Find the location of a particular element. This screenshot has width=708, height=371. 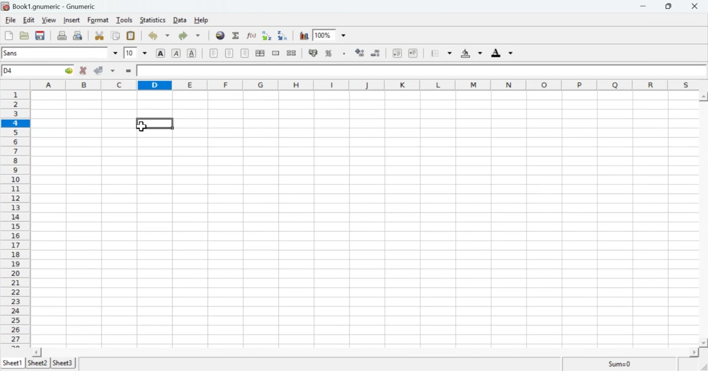

Italics is located at coordinates (176, 54).